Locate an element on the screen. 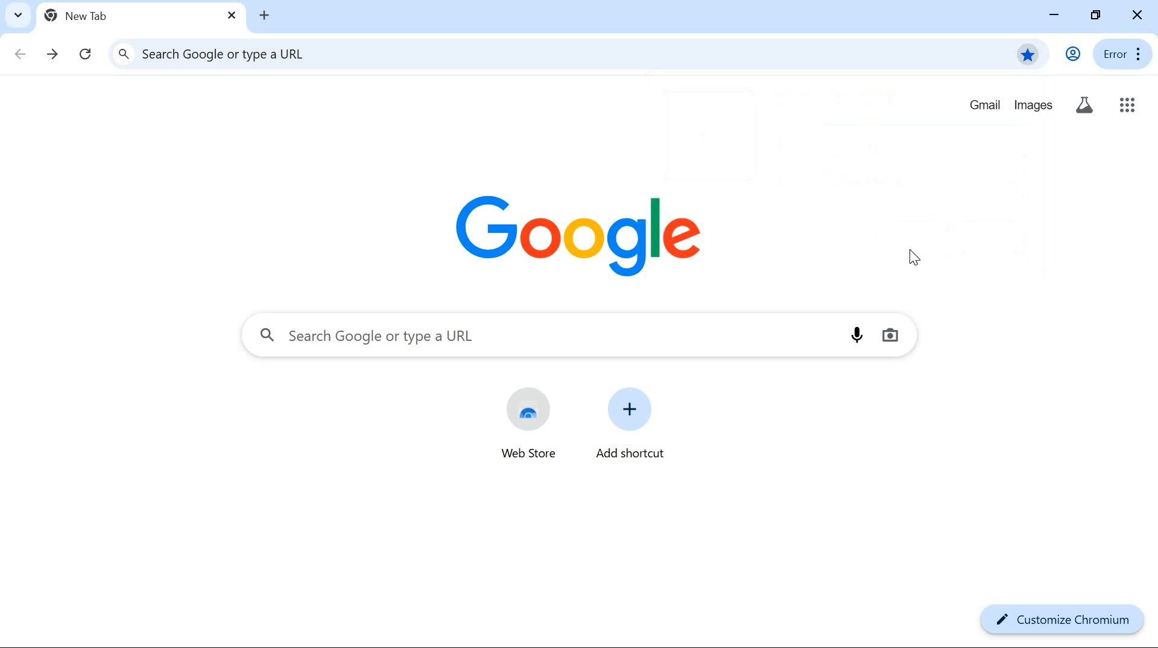 Image resolution: width=1158 pixels, height=648 pixels. customize chromium is located at coordinates (1060, 621).